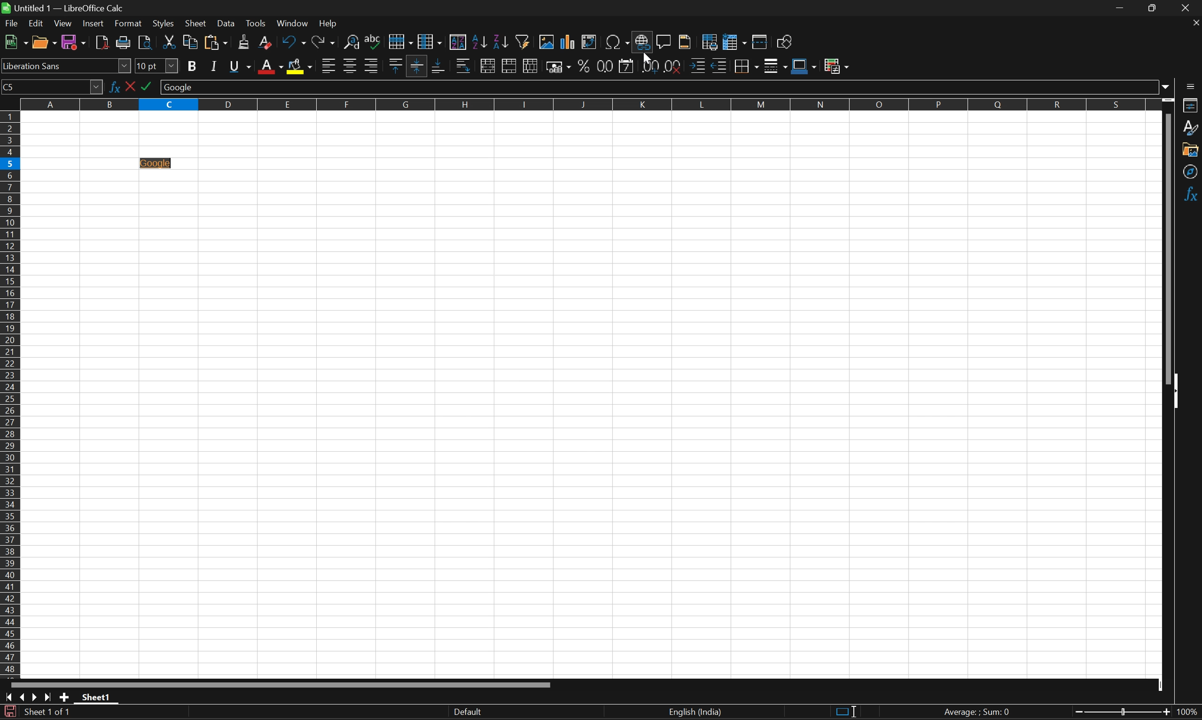  What do you see at coordinates (567, 41) in the screenshot?
I see `Insert chart` at bounding box center [567, 41].